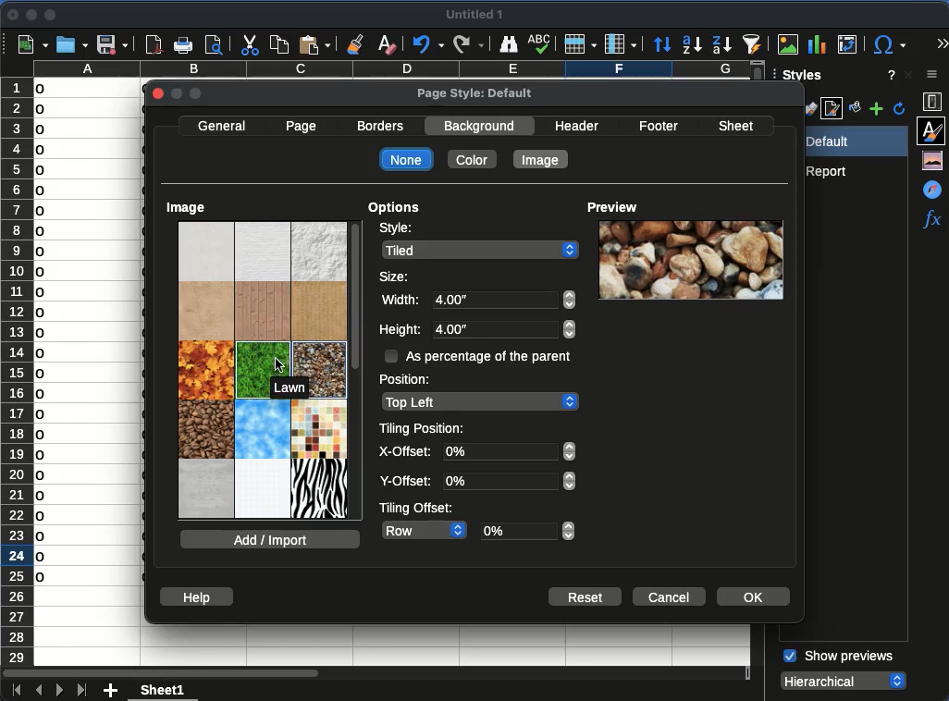  Describe the element at coordinates (482, 250) in the screenshot. I see `tiled` at that location.